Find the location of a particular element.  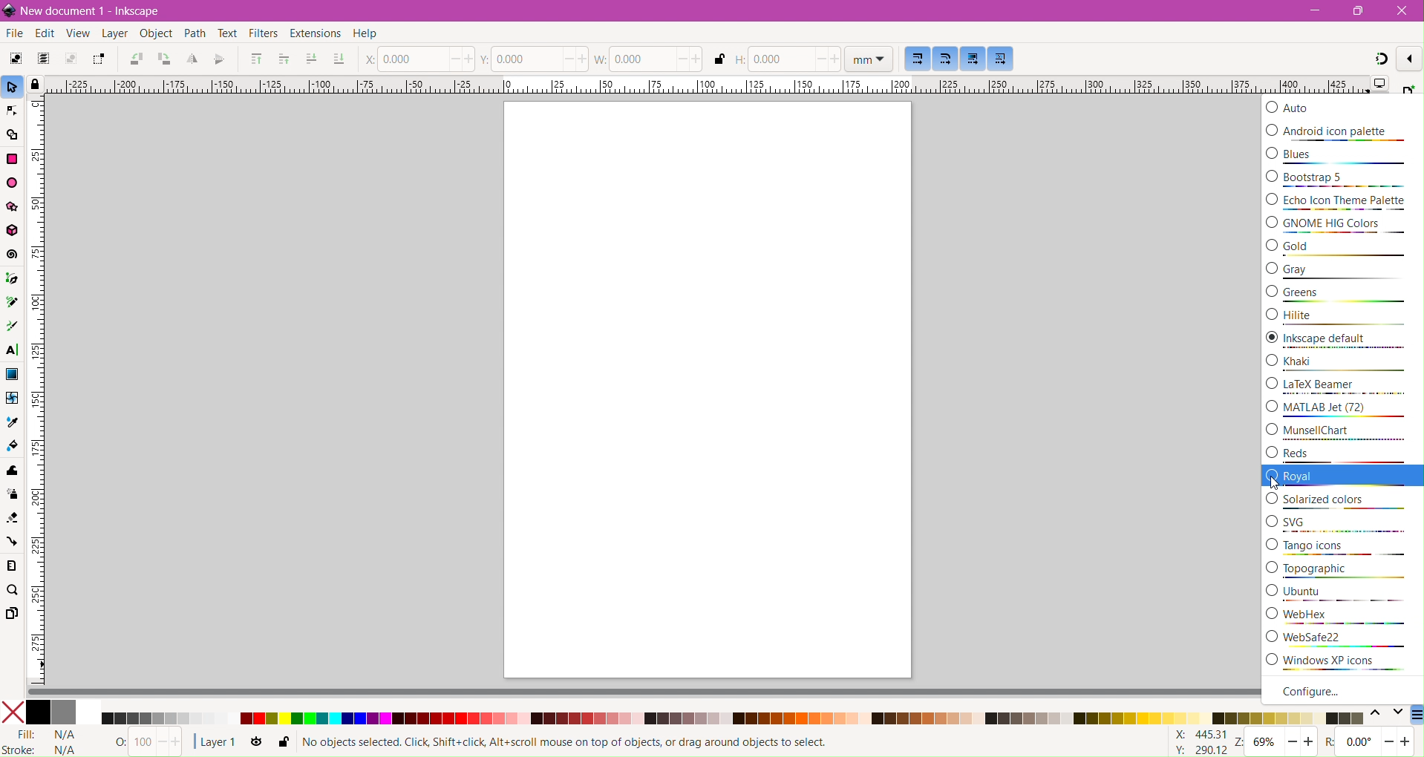

Colors is located at coordinates (50, 712).